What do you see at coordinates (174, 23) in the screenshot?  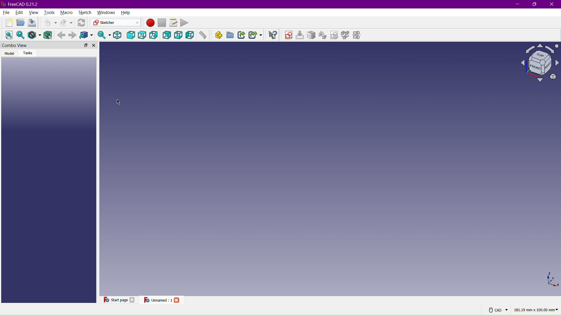 I see `Macros` at bounding box center [174, 23].